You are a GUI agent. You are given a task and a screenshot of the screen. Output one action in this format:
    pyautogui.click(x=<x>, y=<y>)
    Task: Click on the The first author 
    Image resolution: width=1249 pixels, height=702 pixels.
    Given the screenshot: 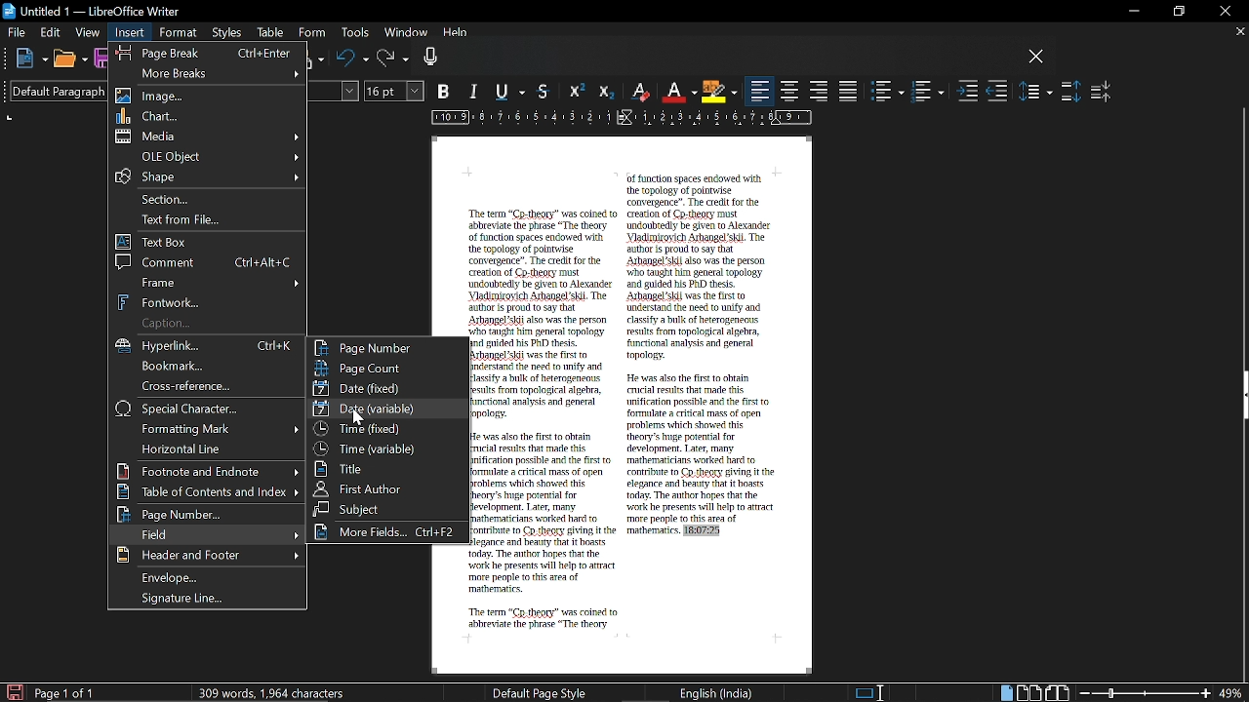 What is the action you would take?
    pyautogui.click(x=387, y=488)
    